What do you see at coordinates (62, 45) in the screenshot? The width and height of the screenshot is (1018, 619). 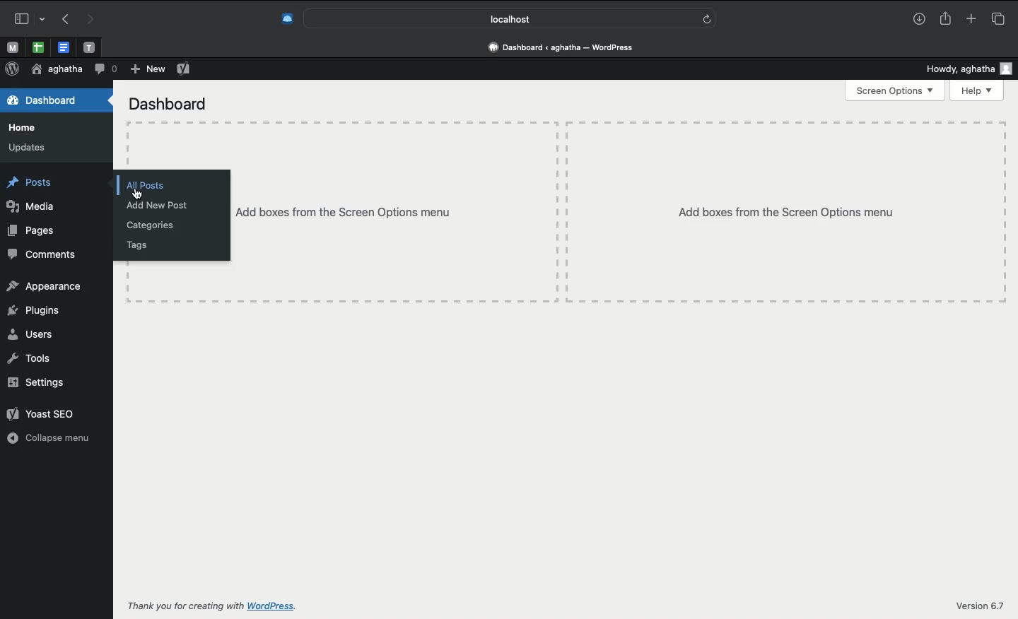 I see `pinned tab, google docs` at bounding box center [62, 45].